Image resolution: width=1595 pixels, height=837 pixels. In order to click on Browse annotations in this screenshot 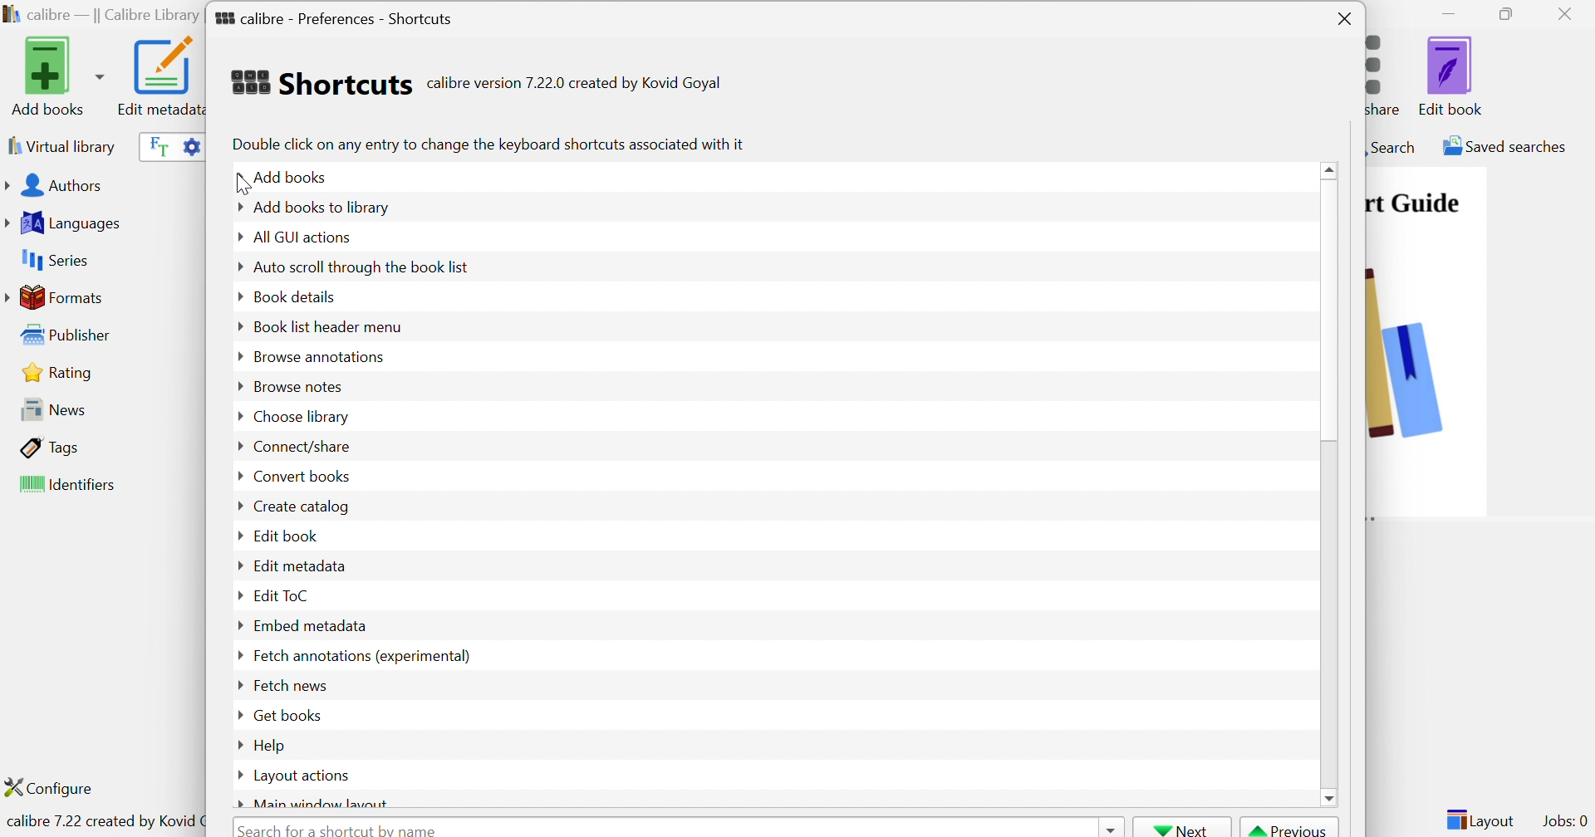, I will do `click(319, 355)`.